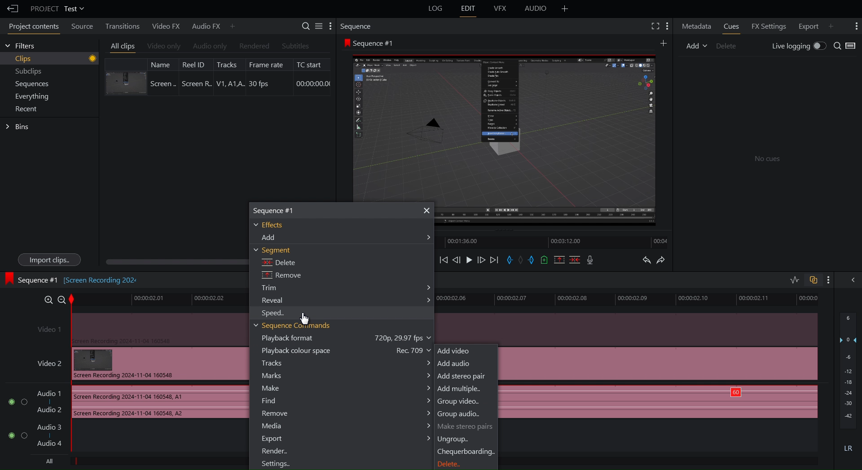 The height and width of the screenshot is (470, 862). Describe the element at coordinates (347, 287) in the screenshot. I see `Trim` at that location.